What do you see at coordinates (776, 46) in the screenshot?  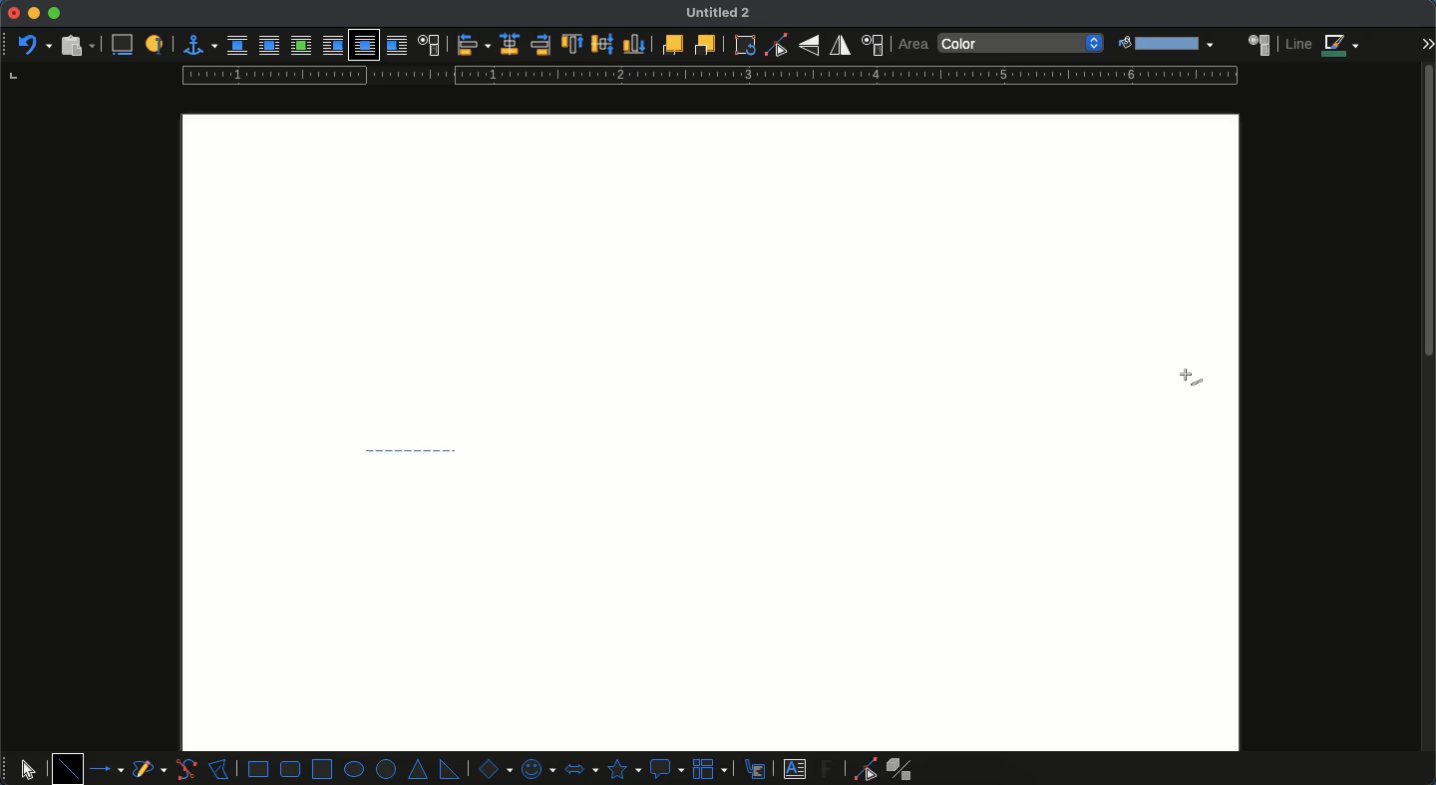 I see `Toggle point edit mode` at bounding box center [776, 46].